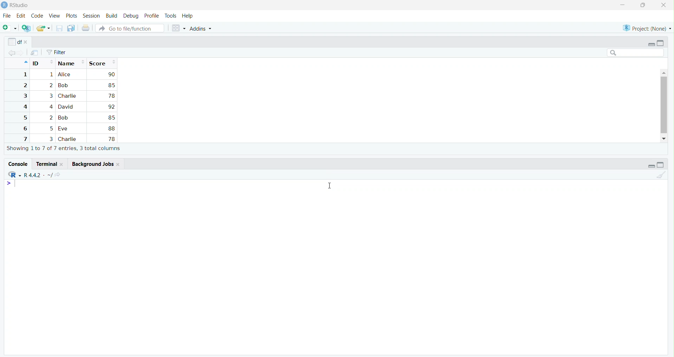  I want to click on Code, so click(37, 16).